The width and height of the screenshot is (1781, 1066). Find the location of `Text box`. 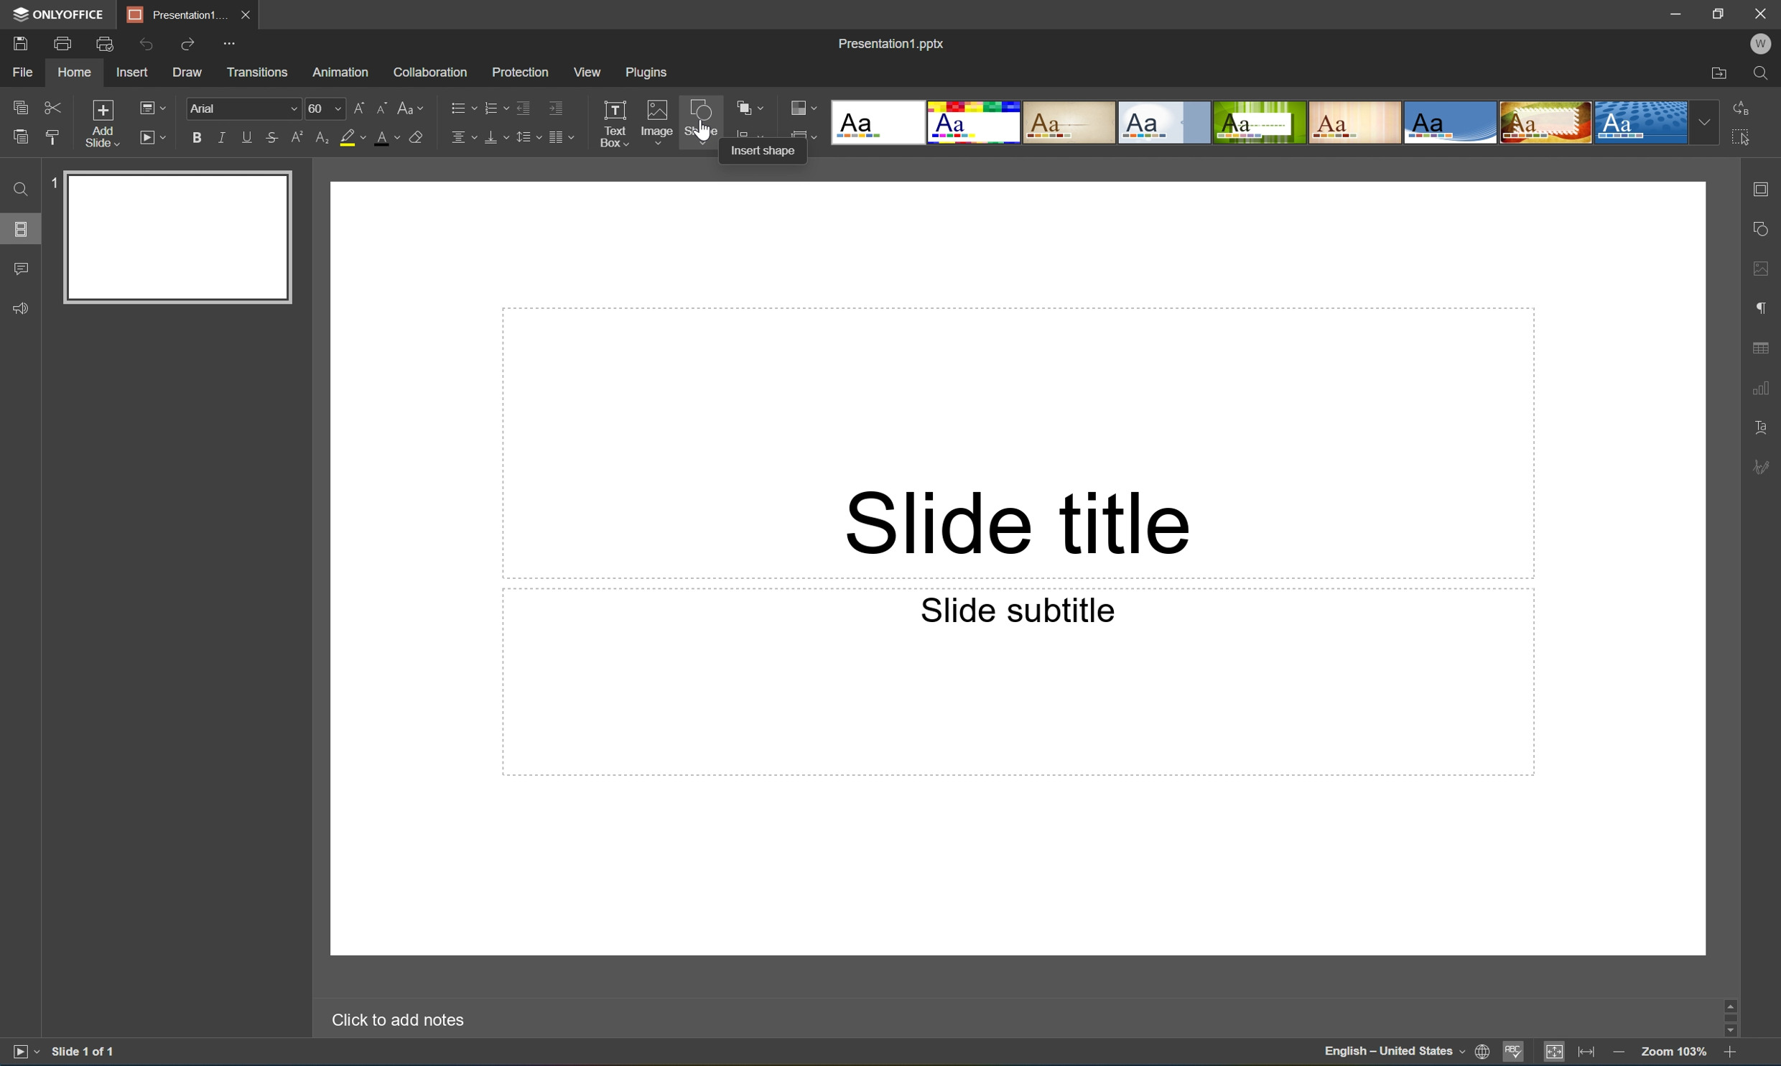

Text box is located at coordinates (615, 124).